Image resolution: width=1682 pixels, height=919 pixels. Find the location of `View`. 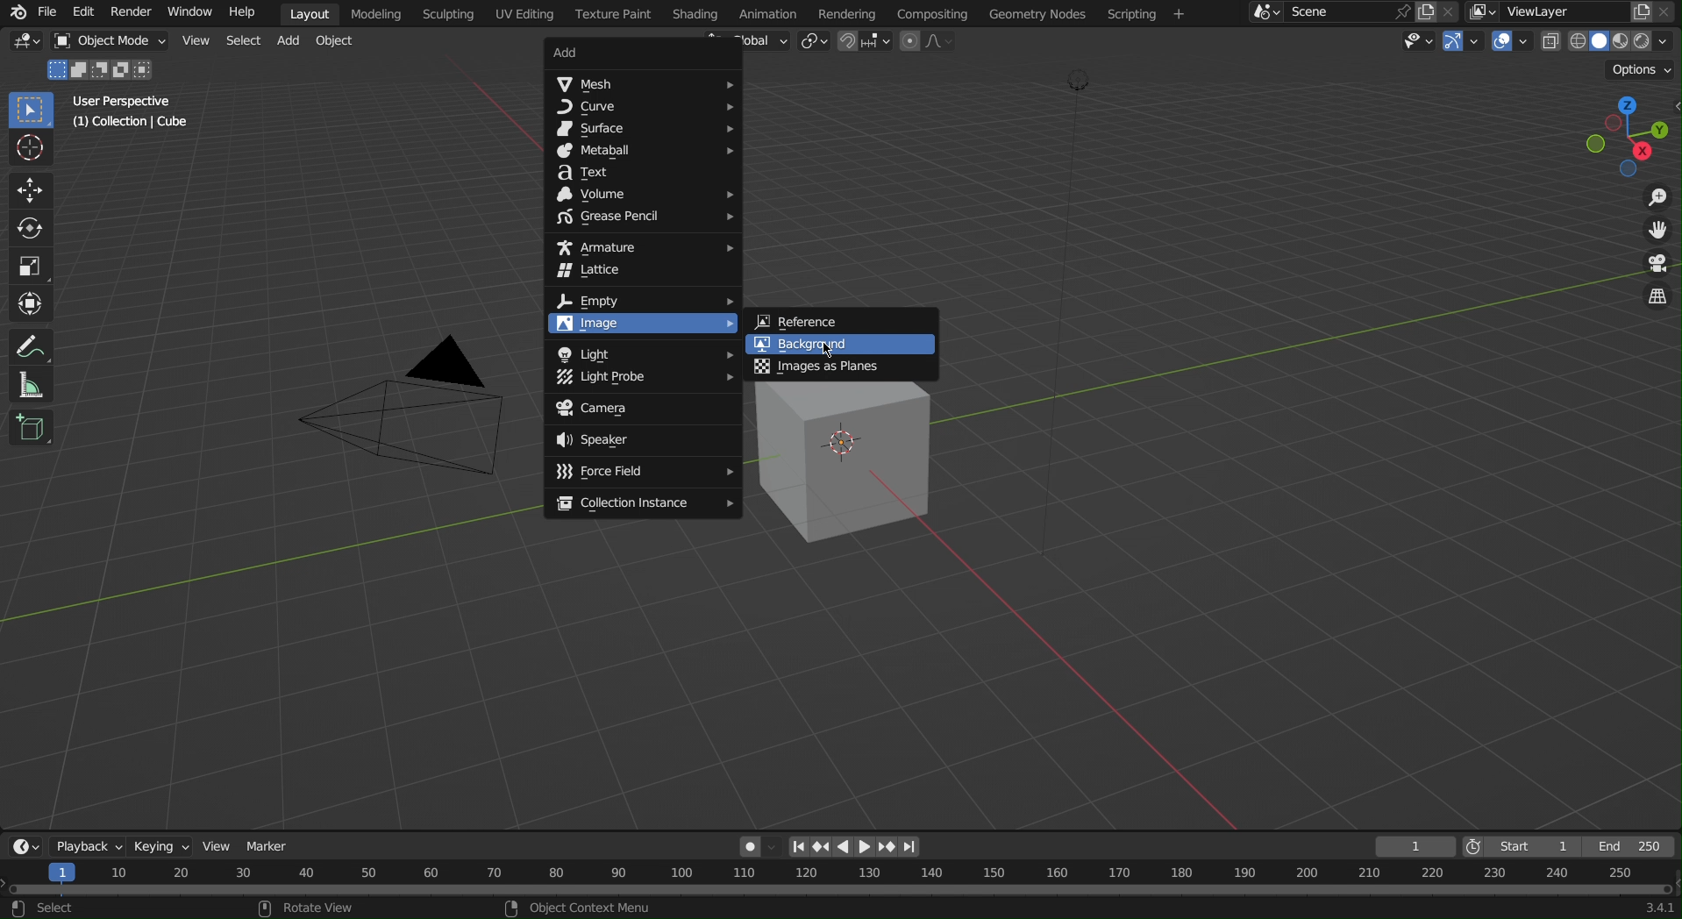

View is located at coordinates (193, 43).